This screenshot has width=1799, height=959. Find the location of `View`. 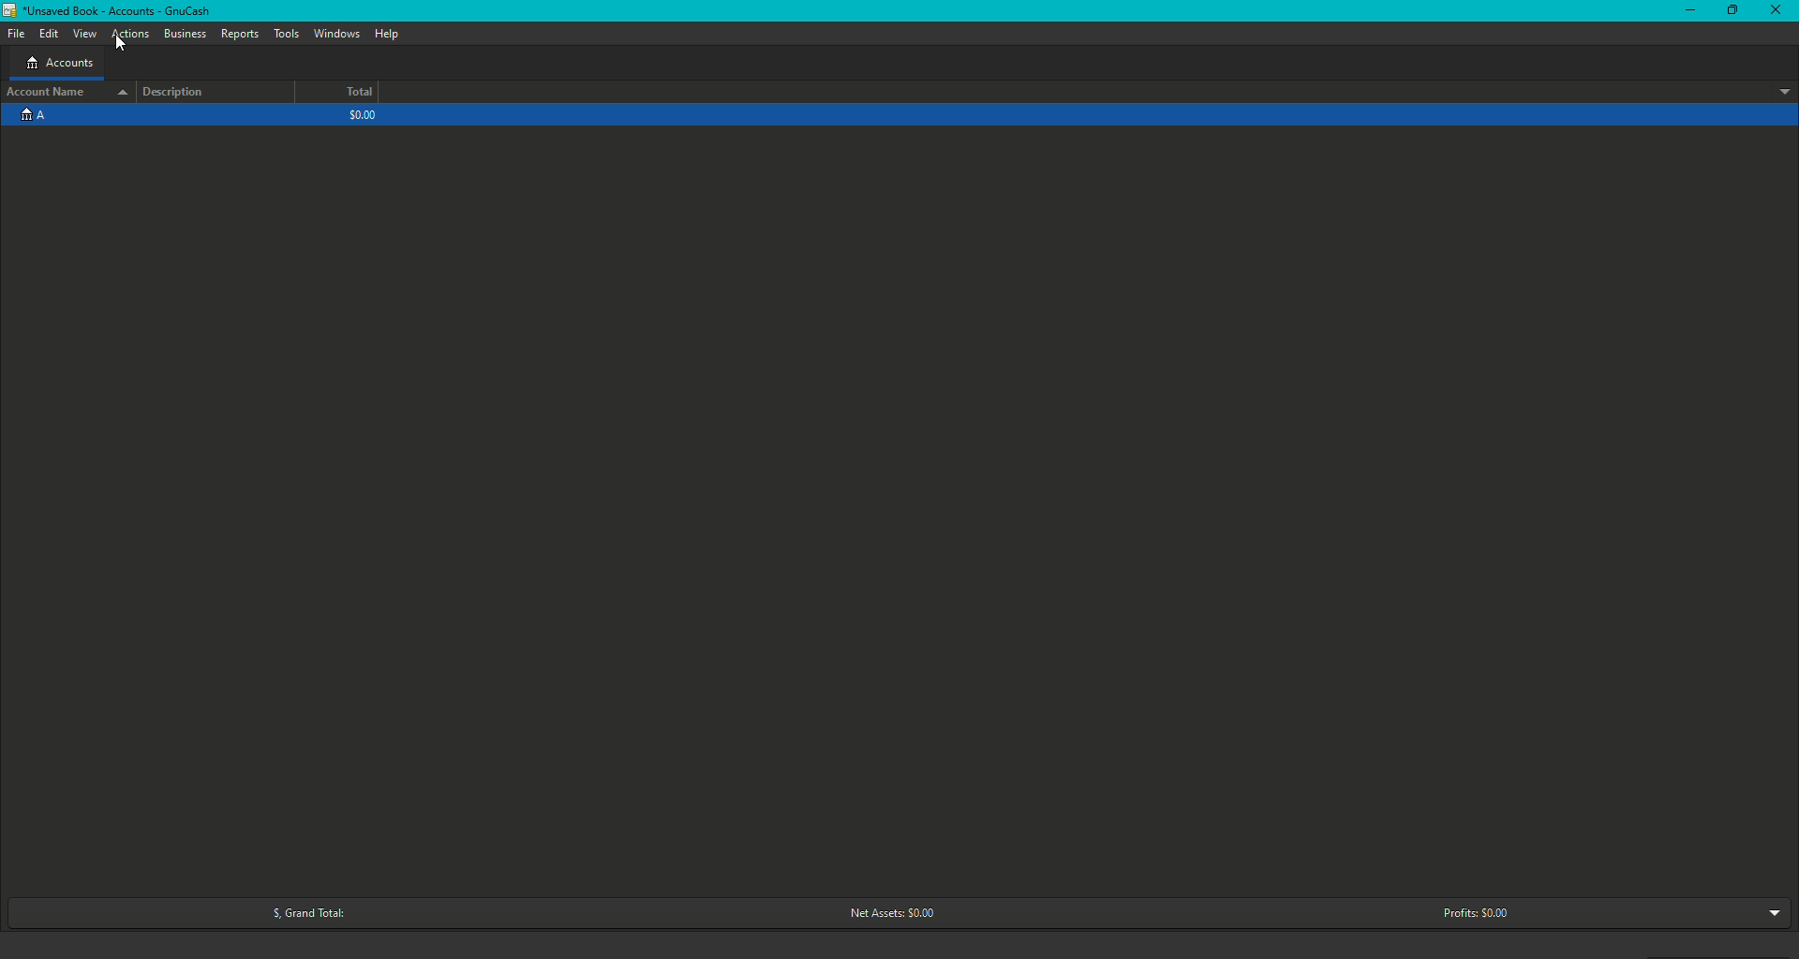

View is located at coordinates (85, 35).